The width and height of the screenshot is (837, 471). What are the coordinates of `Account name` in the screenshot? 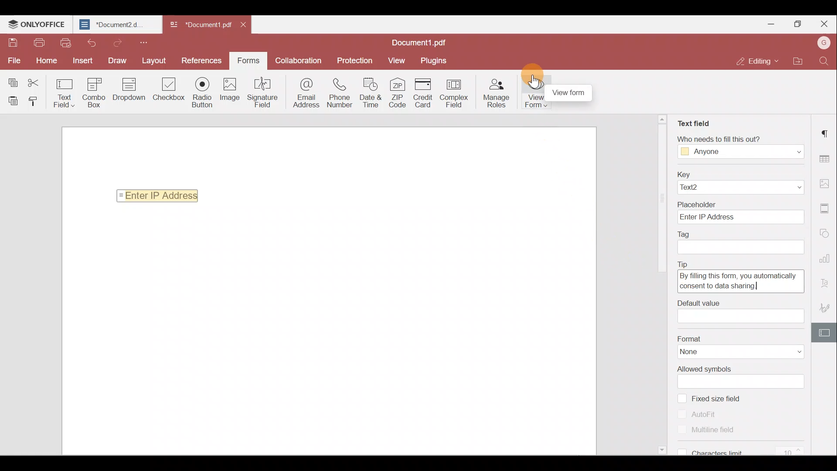 It's located at (823, 42).